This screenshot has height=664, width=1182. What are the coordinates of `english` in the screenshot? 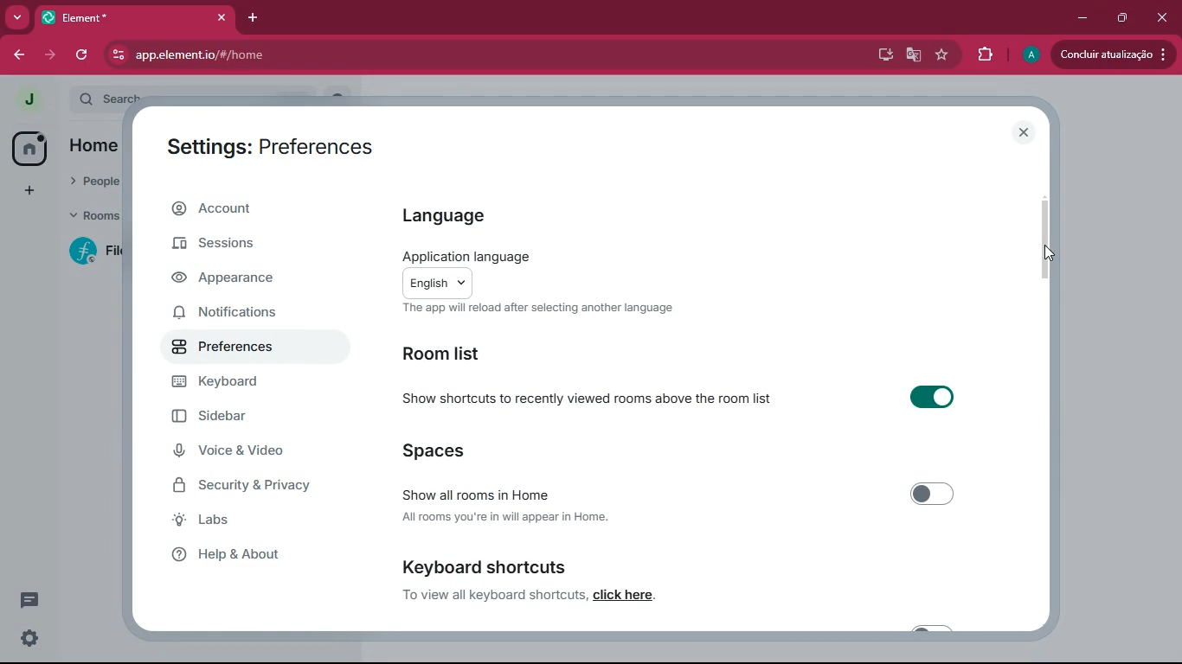 It's located at (437, 283).